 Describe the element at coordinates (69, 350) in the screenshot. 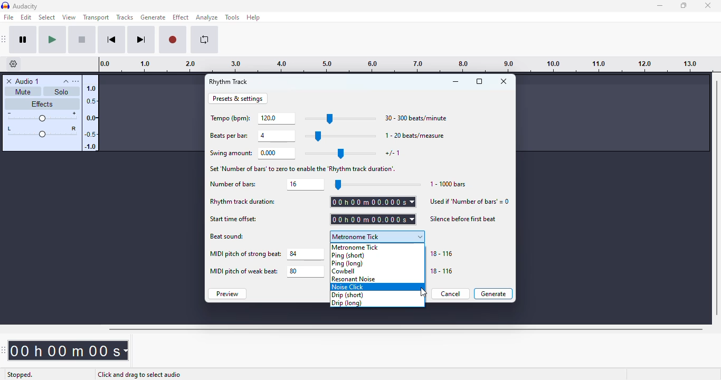

I see `time` at that location.